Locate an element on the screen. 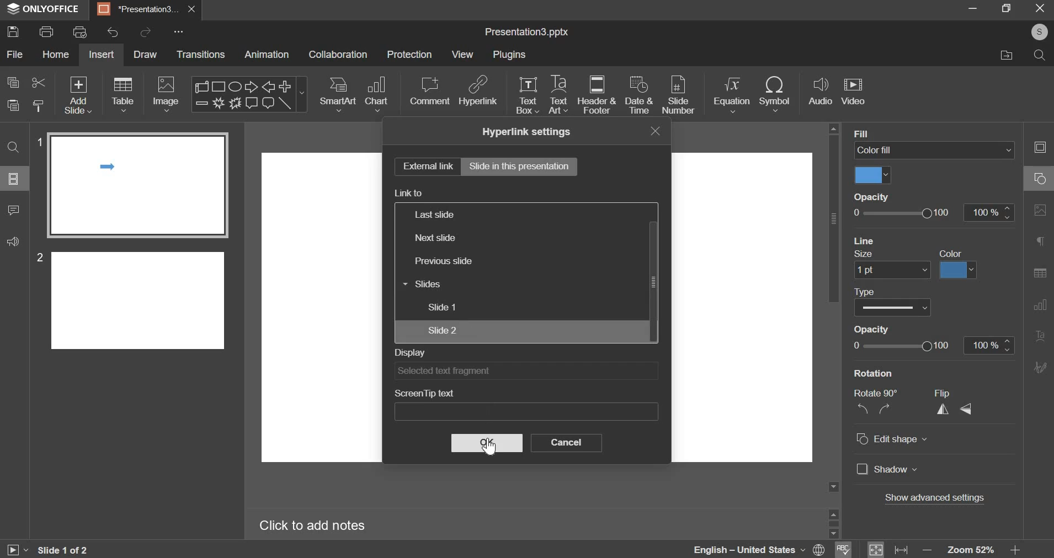 This screenshot has height=558, width=1054. rotate anti-clockwise is located at coordinates (862, 408).